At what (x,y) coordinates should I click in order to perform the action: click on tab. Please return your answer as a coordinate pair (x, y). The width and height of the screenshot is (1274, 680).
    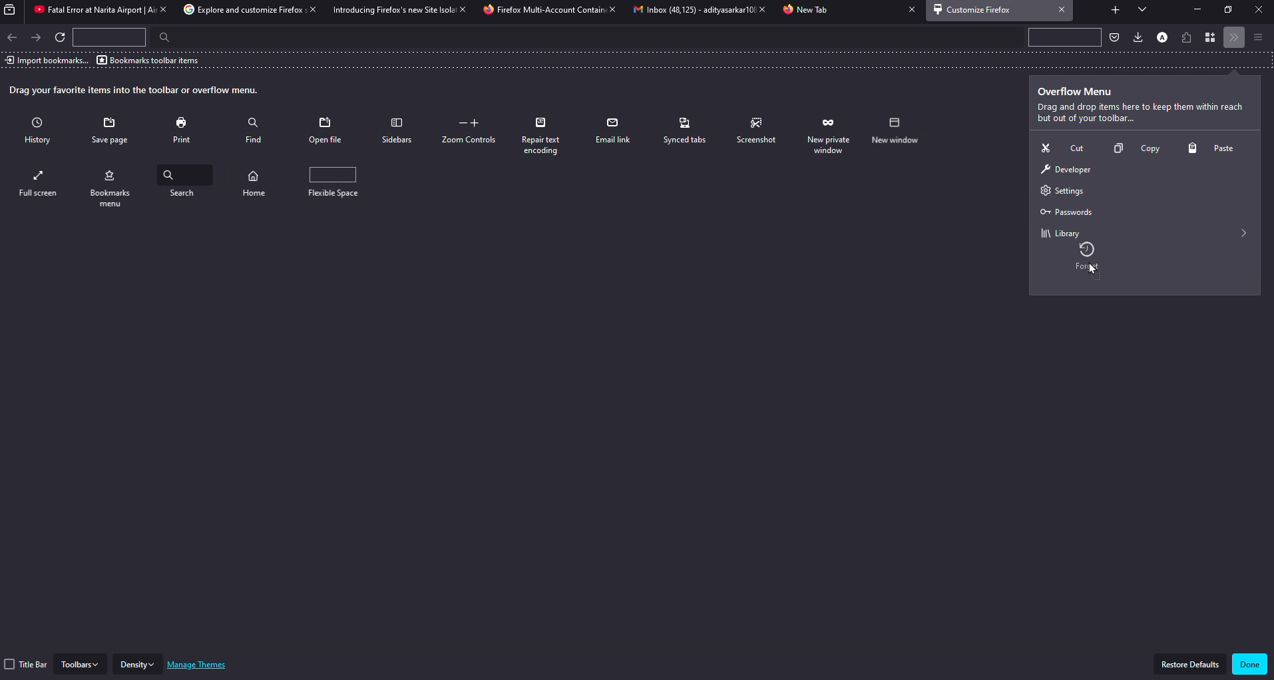
    Looking at the image, I should click on (389, 10).